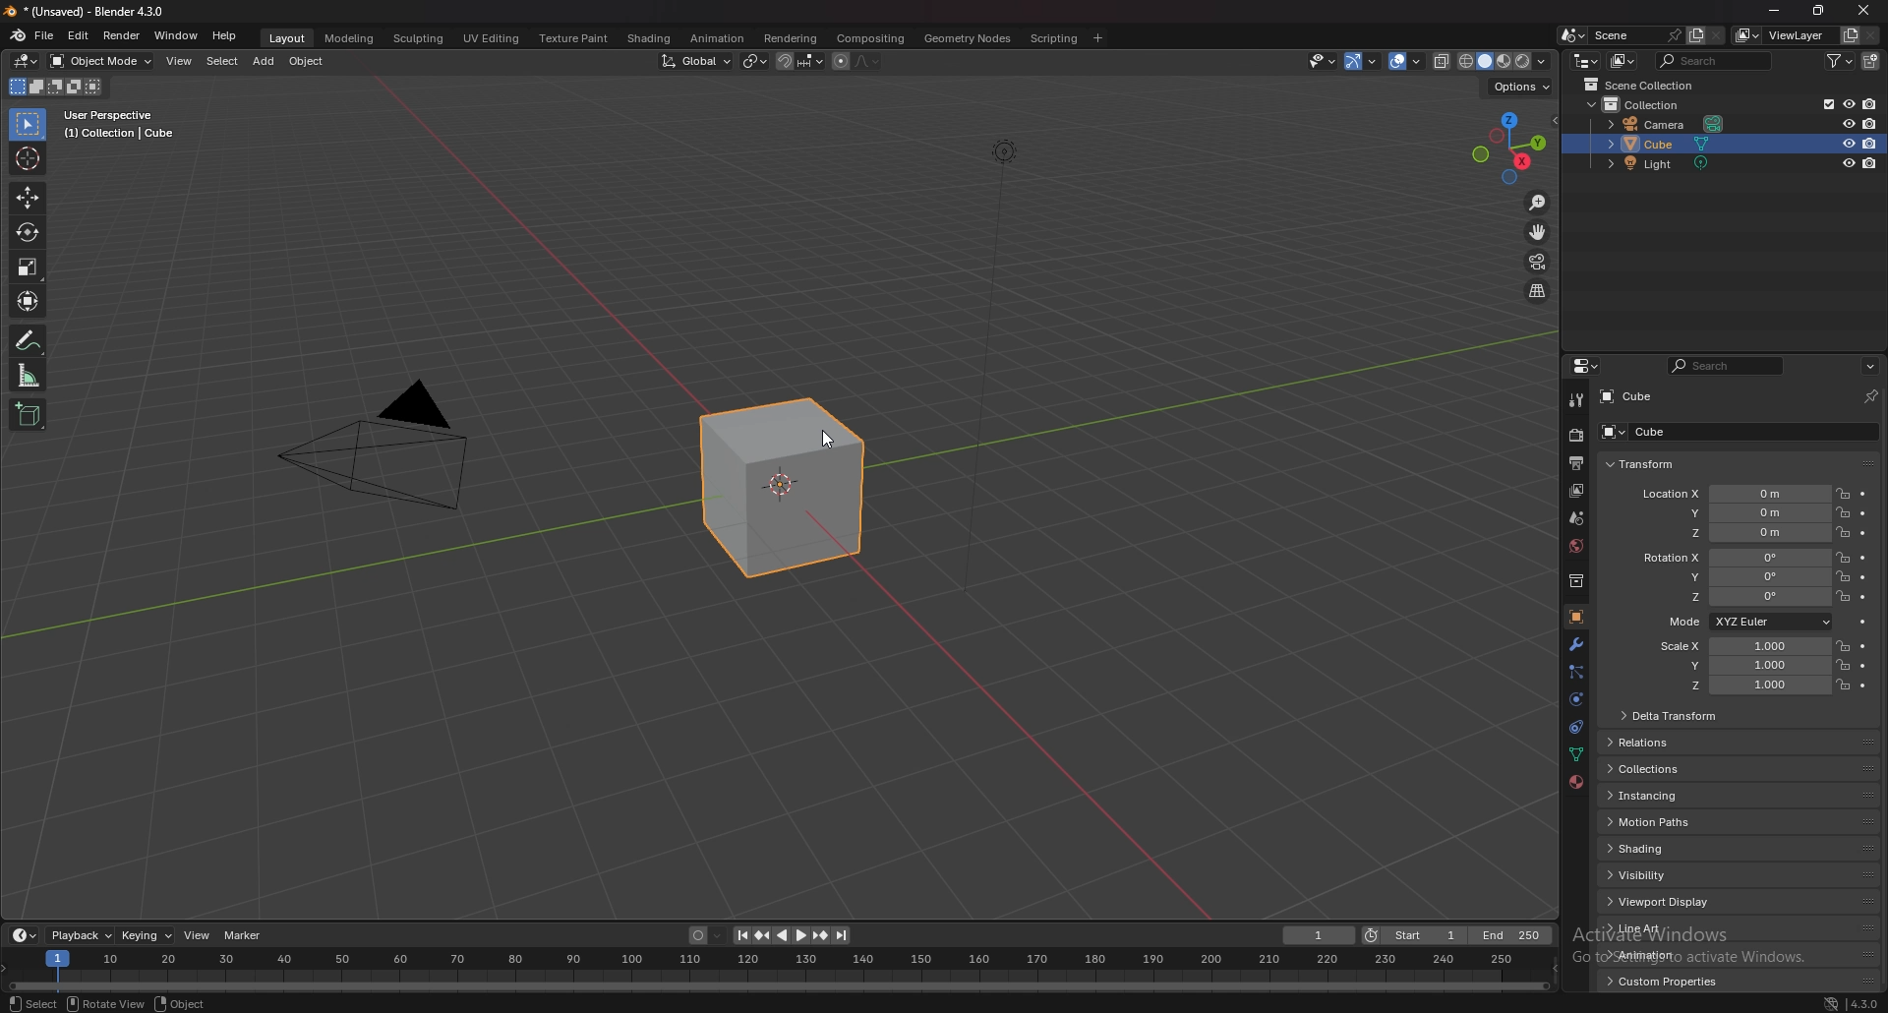 The width and height of the screenshot is (1888, 1013). I want to click on animate property, so click(1863, 514).